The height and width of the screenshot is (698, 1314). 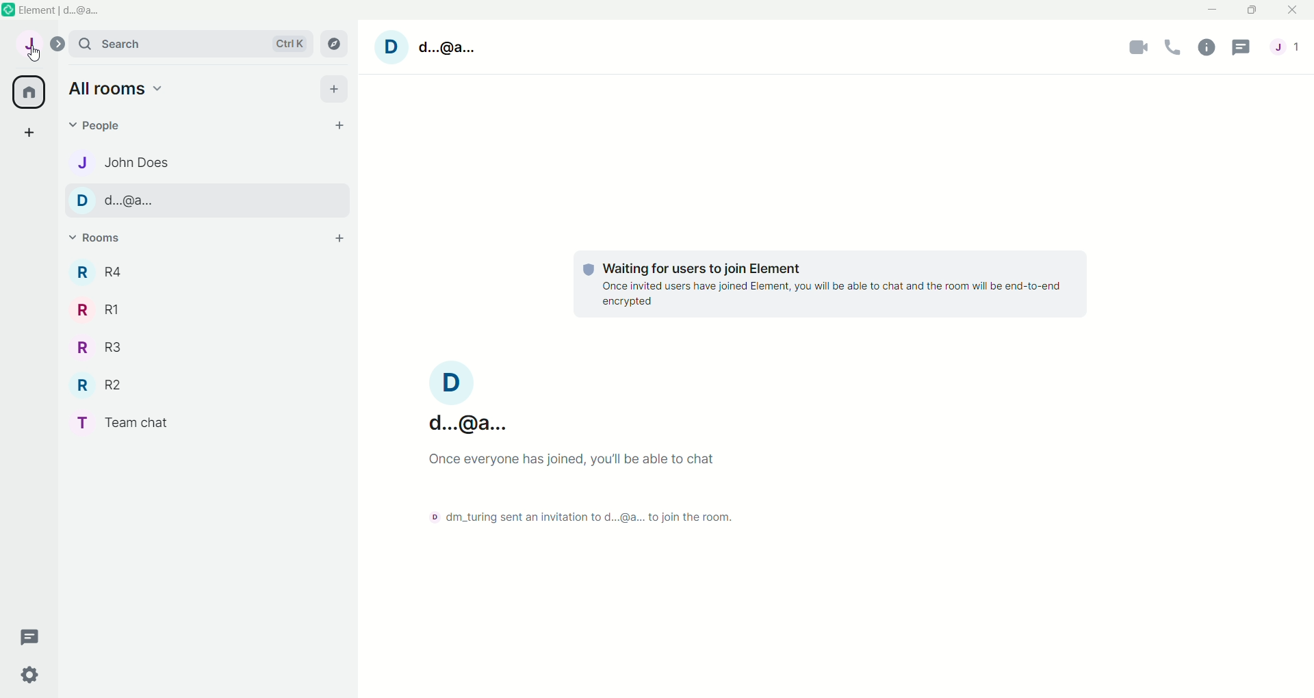 What do you see at coordinates (31, 636) in the screenshot?
I see `Theads` at bounding box center [31, 636].